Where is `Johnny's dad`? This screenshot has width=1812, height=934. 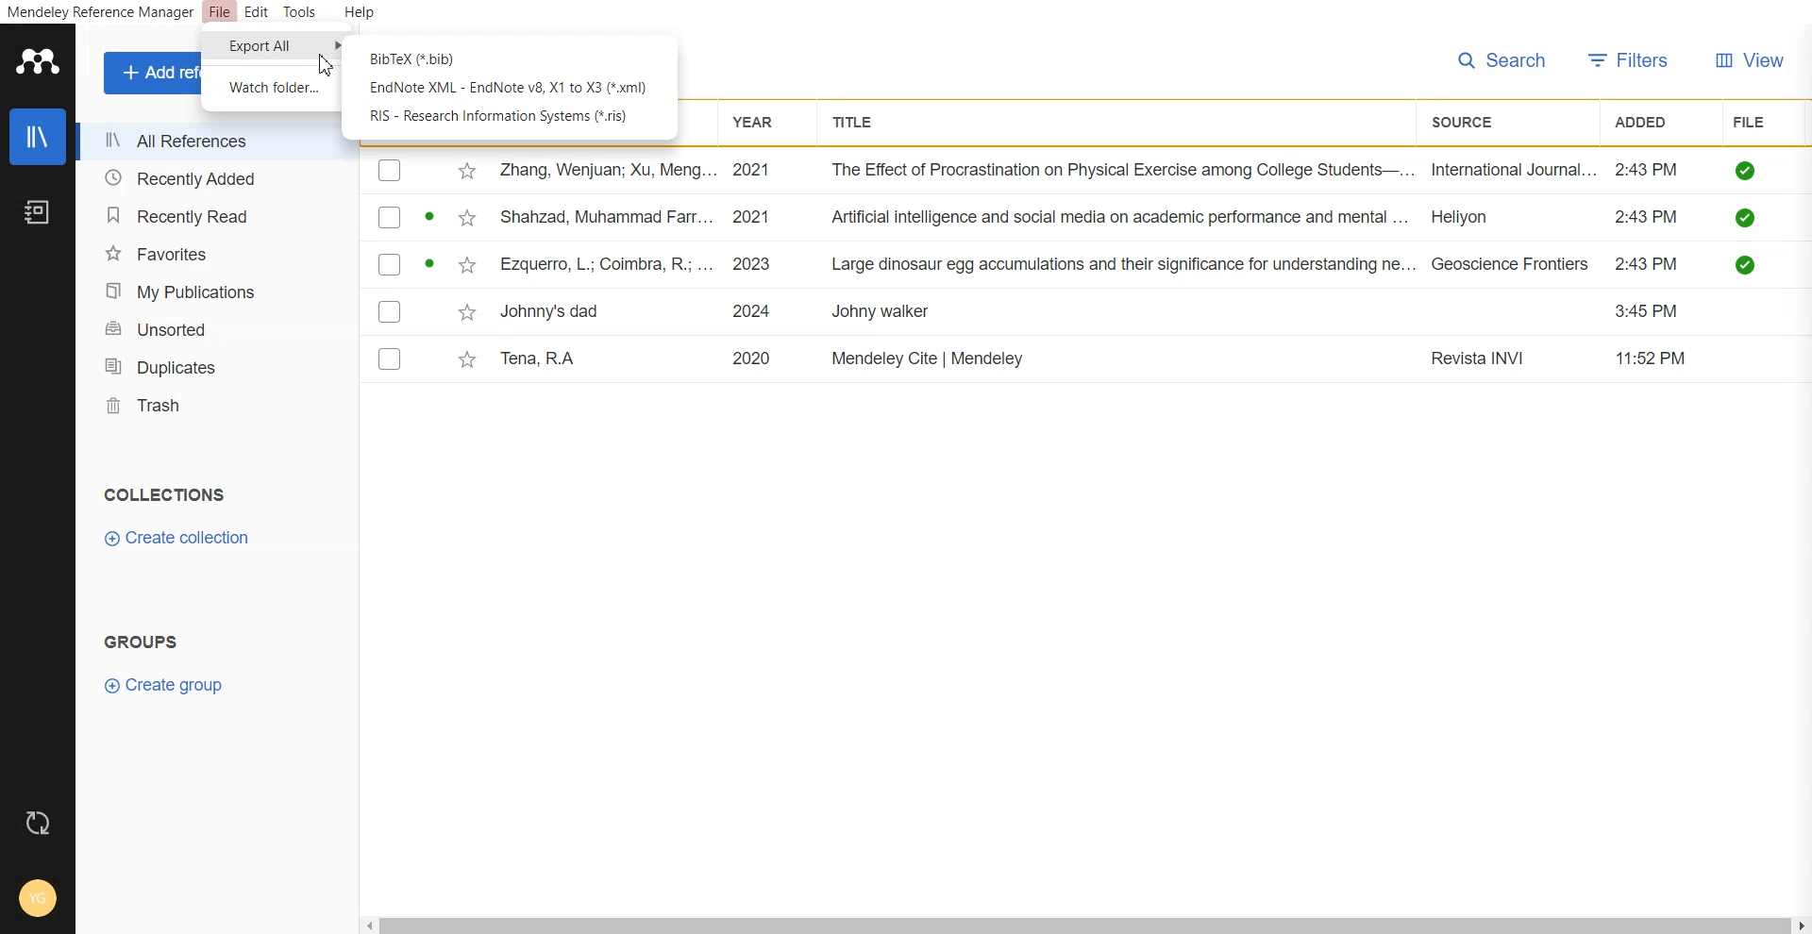
Johnny's dad is located at coordinates (554, 309).